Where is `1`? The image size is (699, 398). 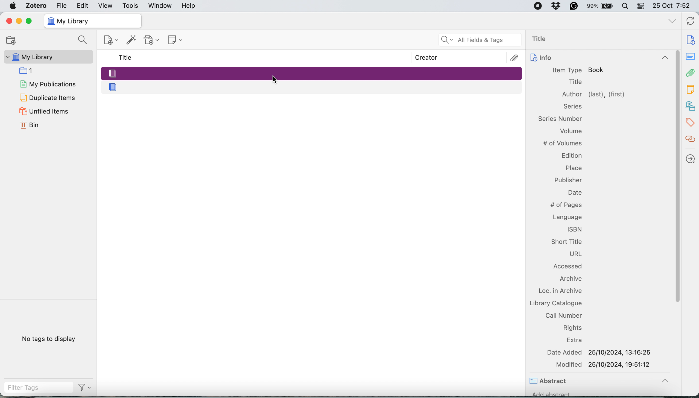
1 is located at coordinates (28, 70).